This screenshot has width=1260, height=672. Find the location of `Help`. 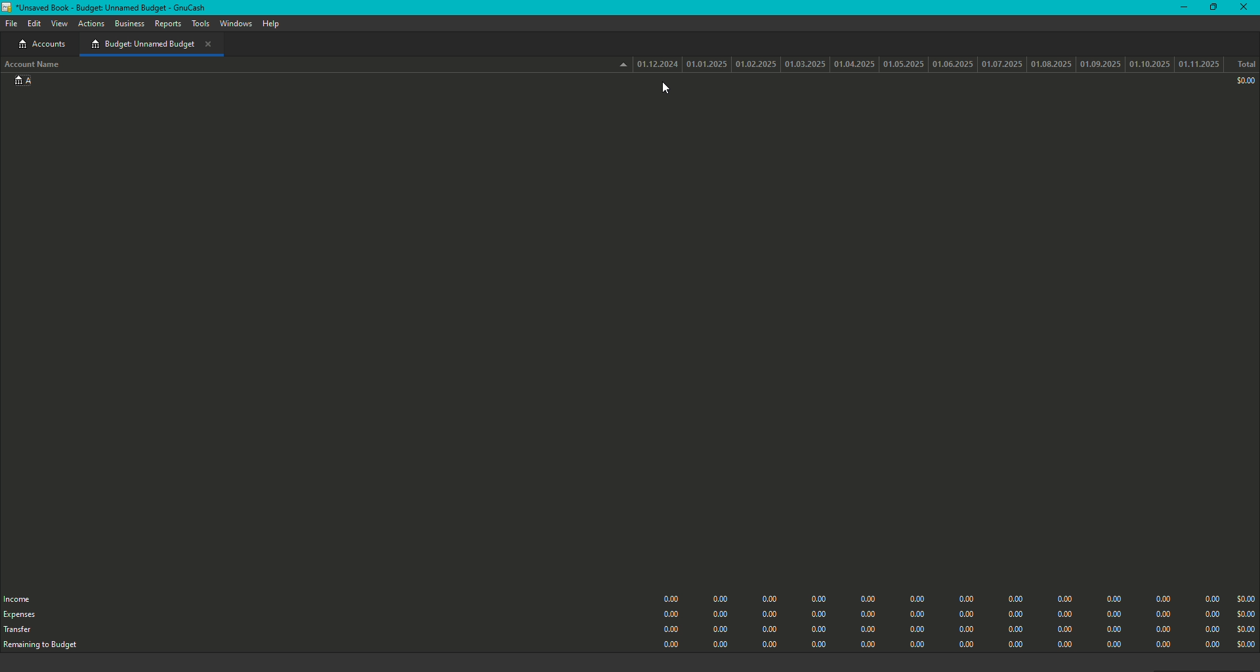

Help is located at coordinates (269, 24).